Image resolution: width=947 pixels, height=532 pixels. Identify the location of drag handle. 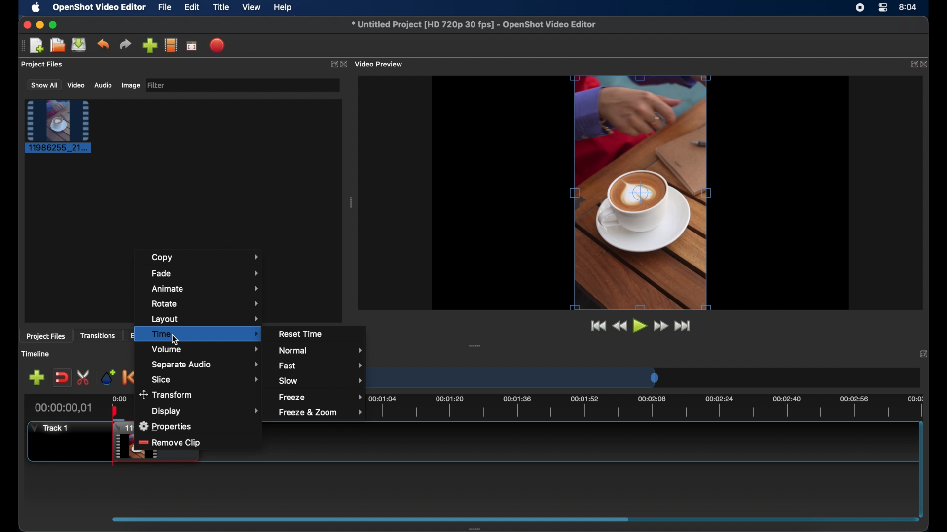
(21, 46).